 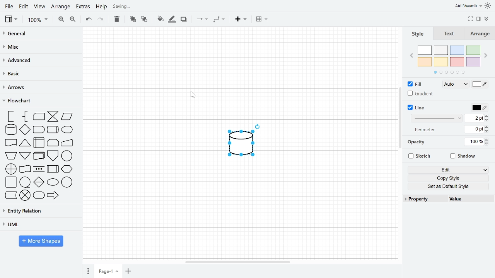 What do you see at coordinates (89, 270) in the screenshot?
I see `pages` at bounding box center [89, 270].